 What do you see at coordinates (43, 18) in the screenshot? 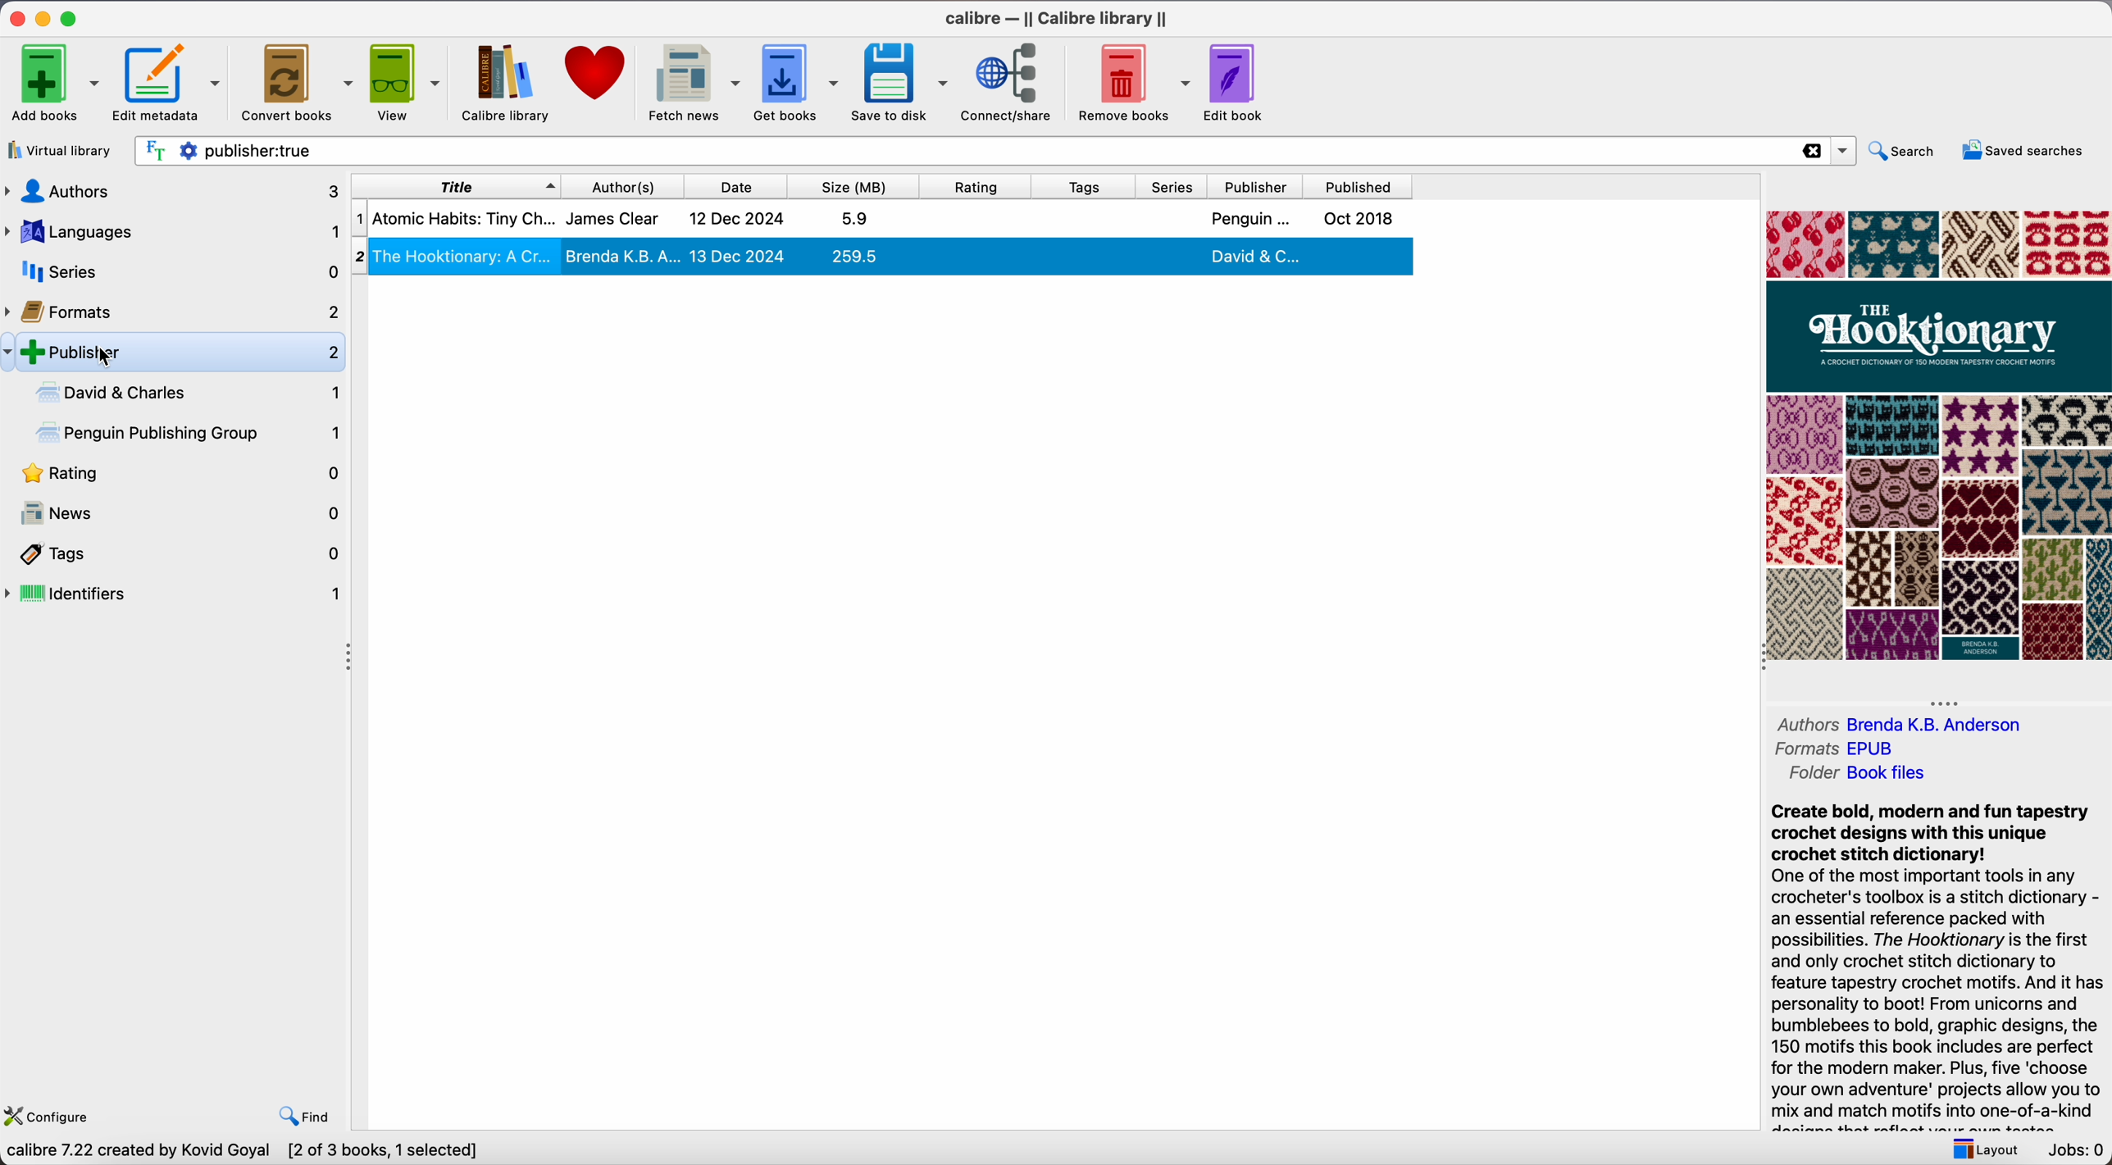
I see `minimize` at bounding box center [43, 18].